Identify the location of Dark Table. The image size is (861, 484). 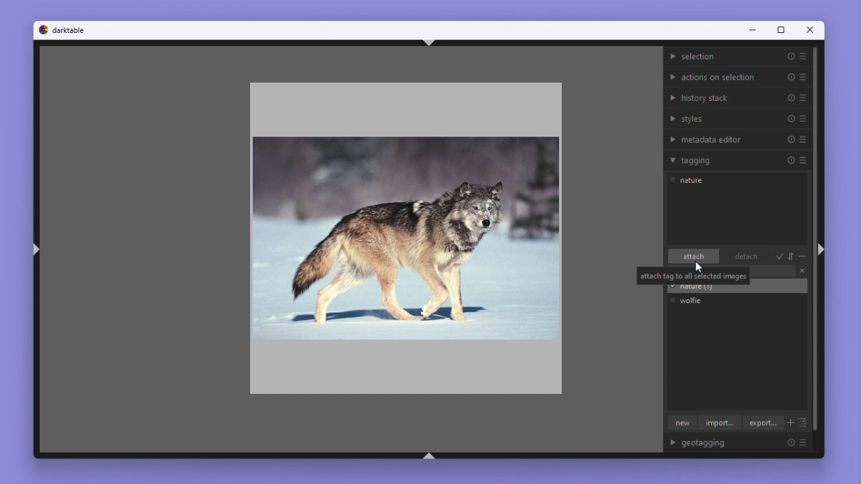
(70, 30).